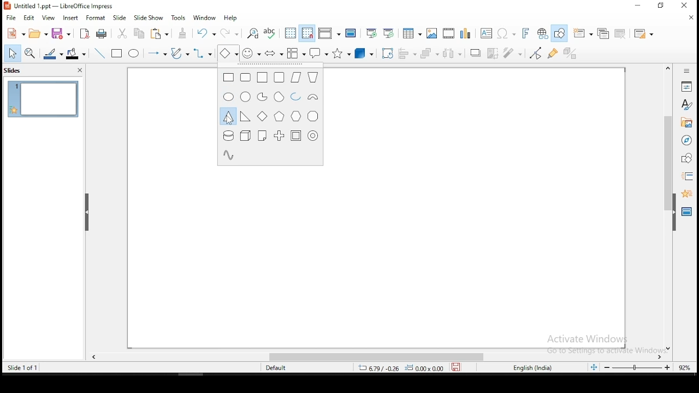  Describe the element at coordinates (253, 33) in the screenshot. I see `find and replace` at that location.